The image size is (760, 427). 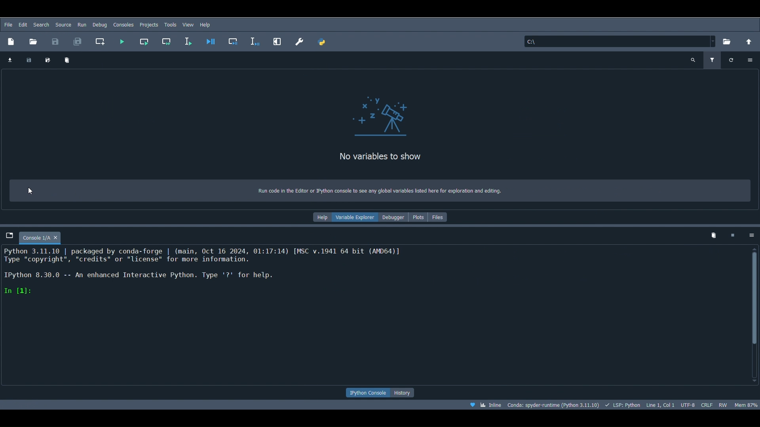 What do you see at coordinates (418, 216) in the screenshot?
I see `Plots` at bounding box center [418, 216].